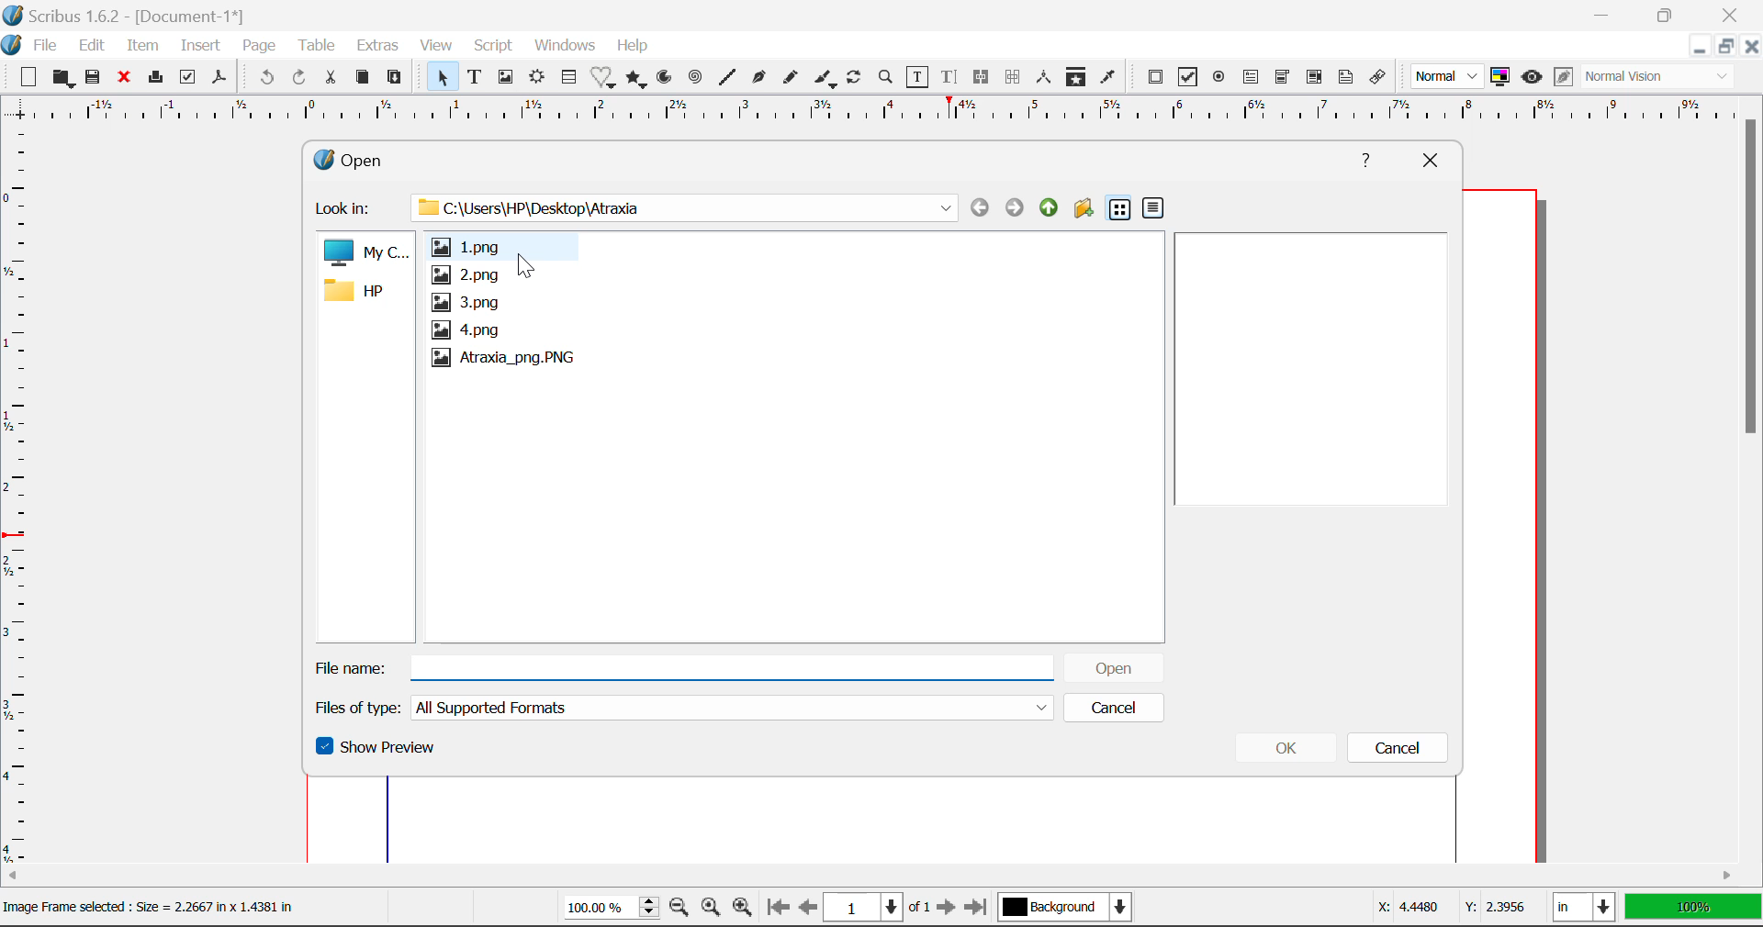  I want to click on Pdf Push Button, so click(1156, 77).